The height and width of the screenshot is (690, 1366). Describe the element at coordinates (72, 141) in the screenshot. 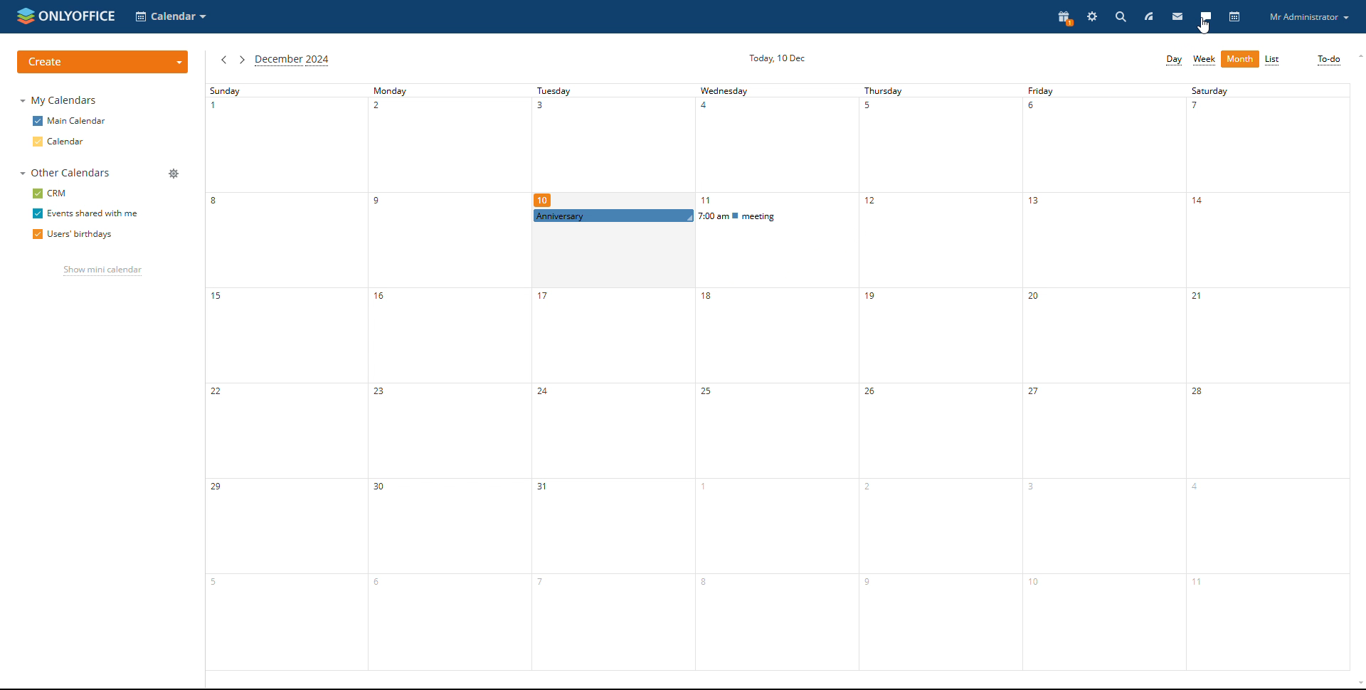

I see `calendar` at that location.